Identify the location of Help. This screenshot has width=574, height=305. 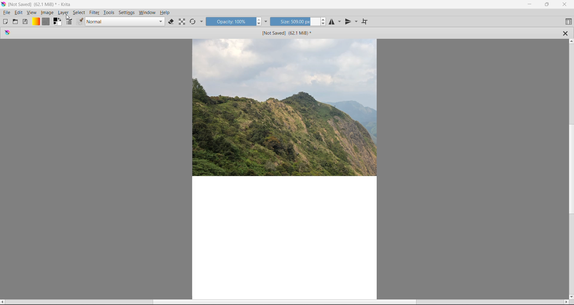
(165, 13).